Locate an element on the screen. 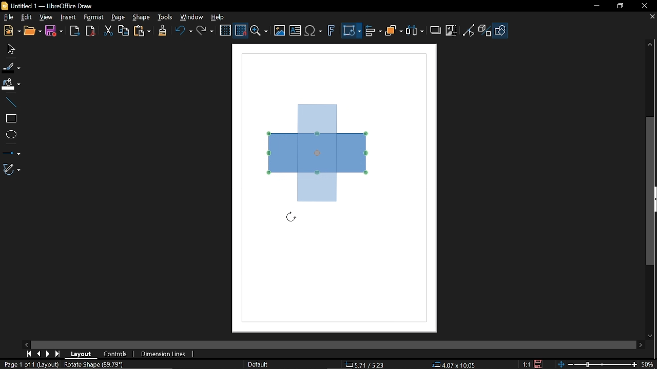 The height and width of the screenshot is (369, 657). Window is located at coordinates (190, 18).